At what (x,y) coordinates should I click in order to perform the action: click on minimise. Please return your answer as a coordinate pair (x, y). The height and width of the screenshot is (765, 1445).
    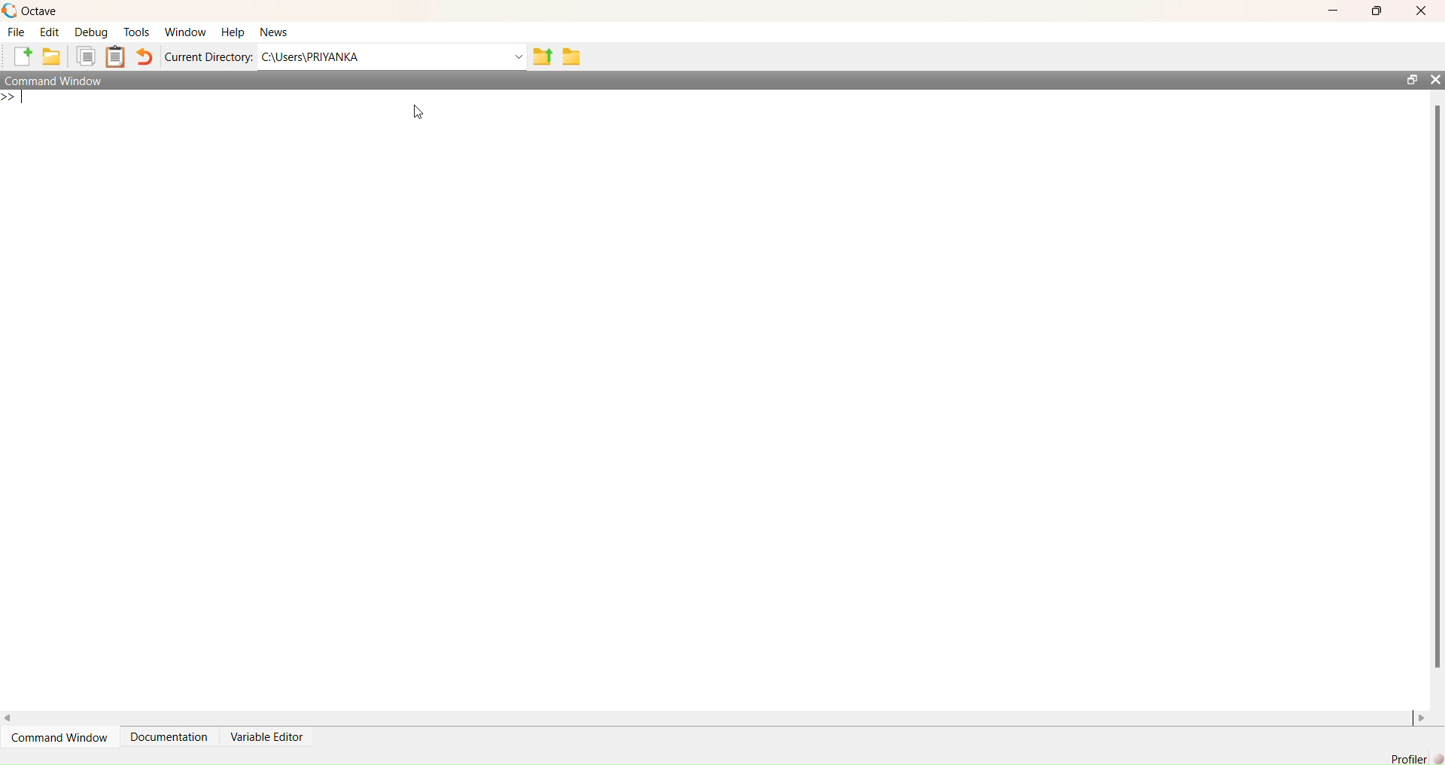
    Looking at the image, I should click on (1335, 10).